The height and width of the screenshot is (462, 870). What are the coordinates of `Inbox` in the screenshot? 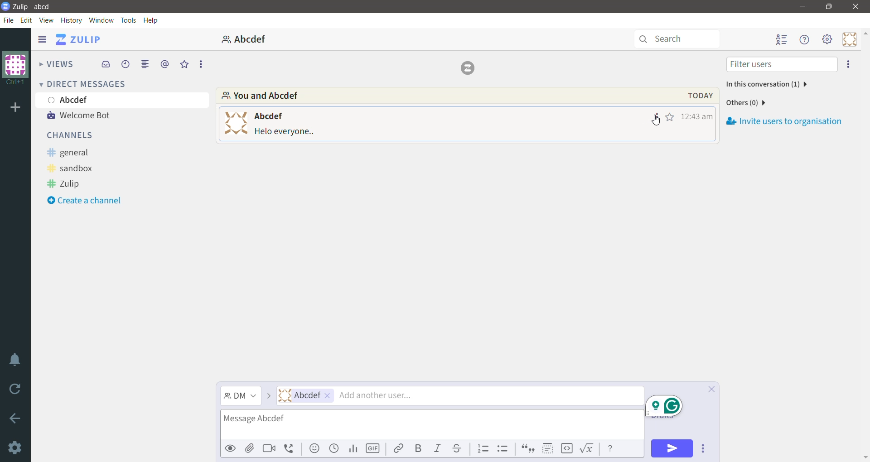 It's located at (105, 65).